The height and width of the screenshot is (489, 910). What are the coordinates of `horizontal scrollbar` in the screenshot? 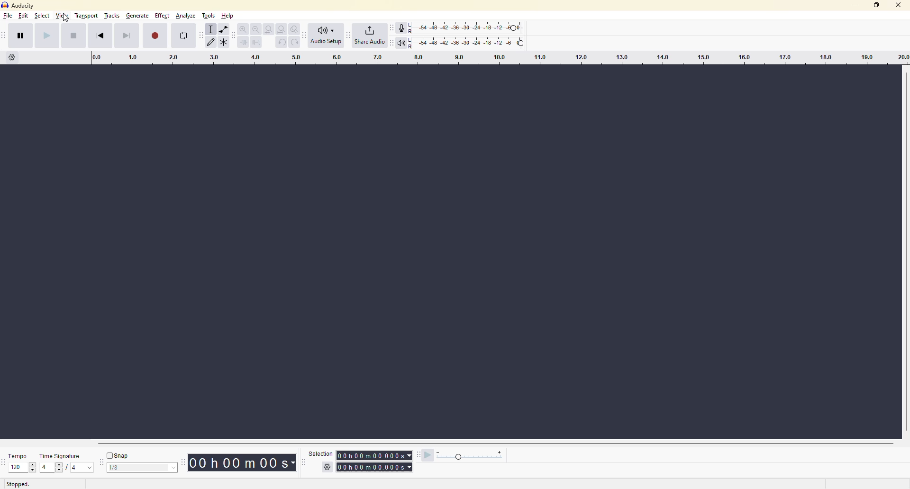 It's located at (499, 444).